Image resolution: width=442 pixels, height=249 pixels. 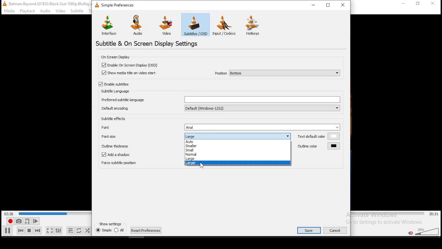 What do you see at coordinates (344, 4) in the screenshot?
I see `close window` at bounding box center [344, 4].